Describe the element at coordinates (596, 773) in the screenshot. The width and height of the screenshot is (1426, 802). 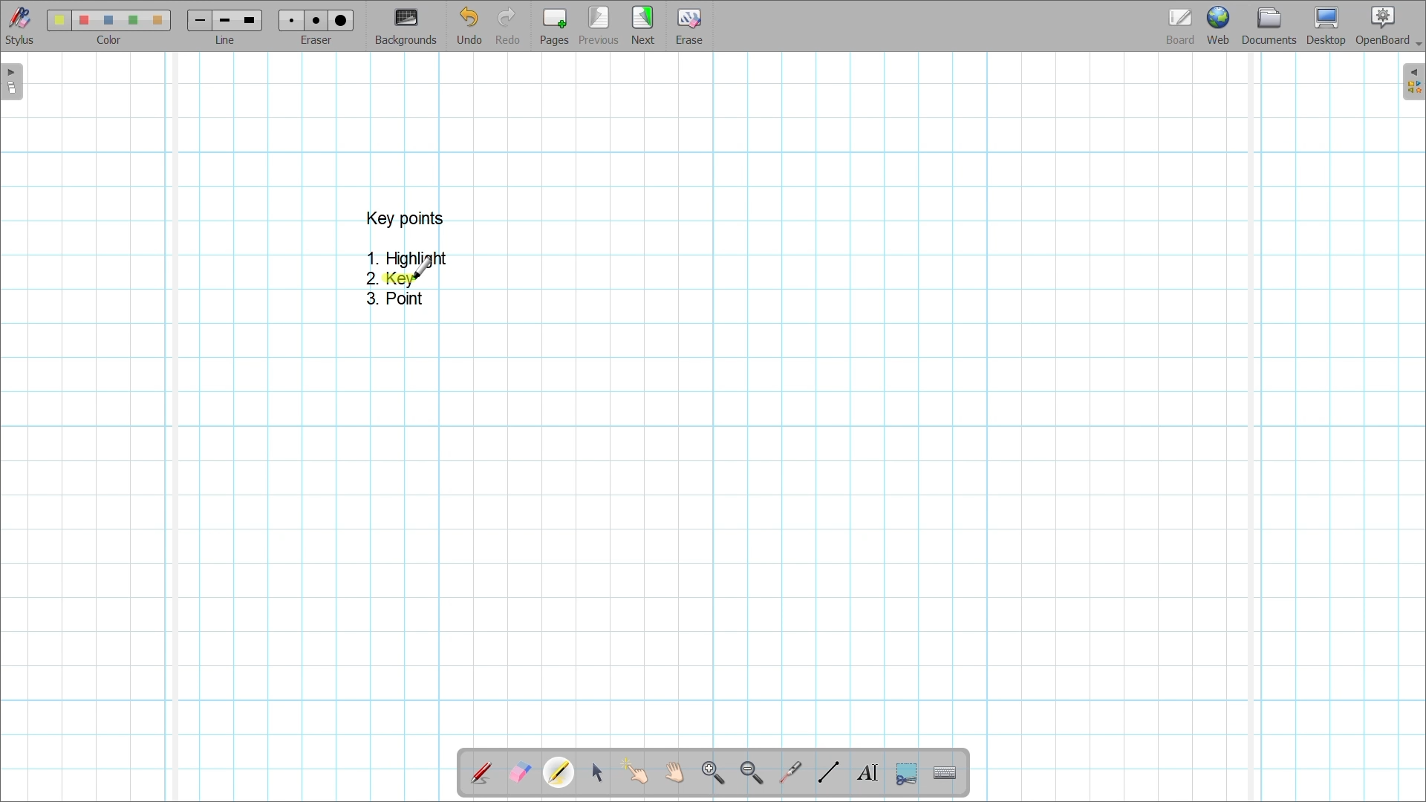
I see `Select and modify objects highlighted` at that location.